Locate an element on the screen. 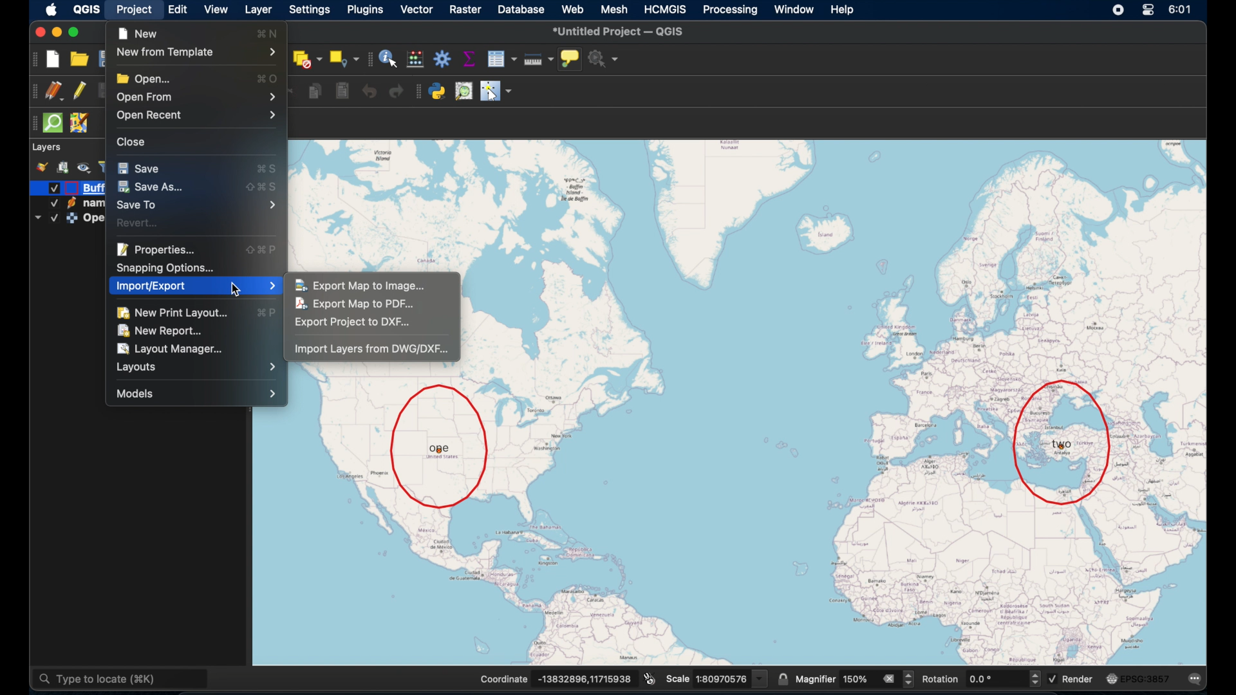 The width and height of the screenshot is (1236, 695). open form is located at coordinates (199, 97).